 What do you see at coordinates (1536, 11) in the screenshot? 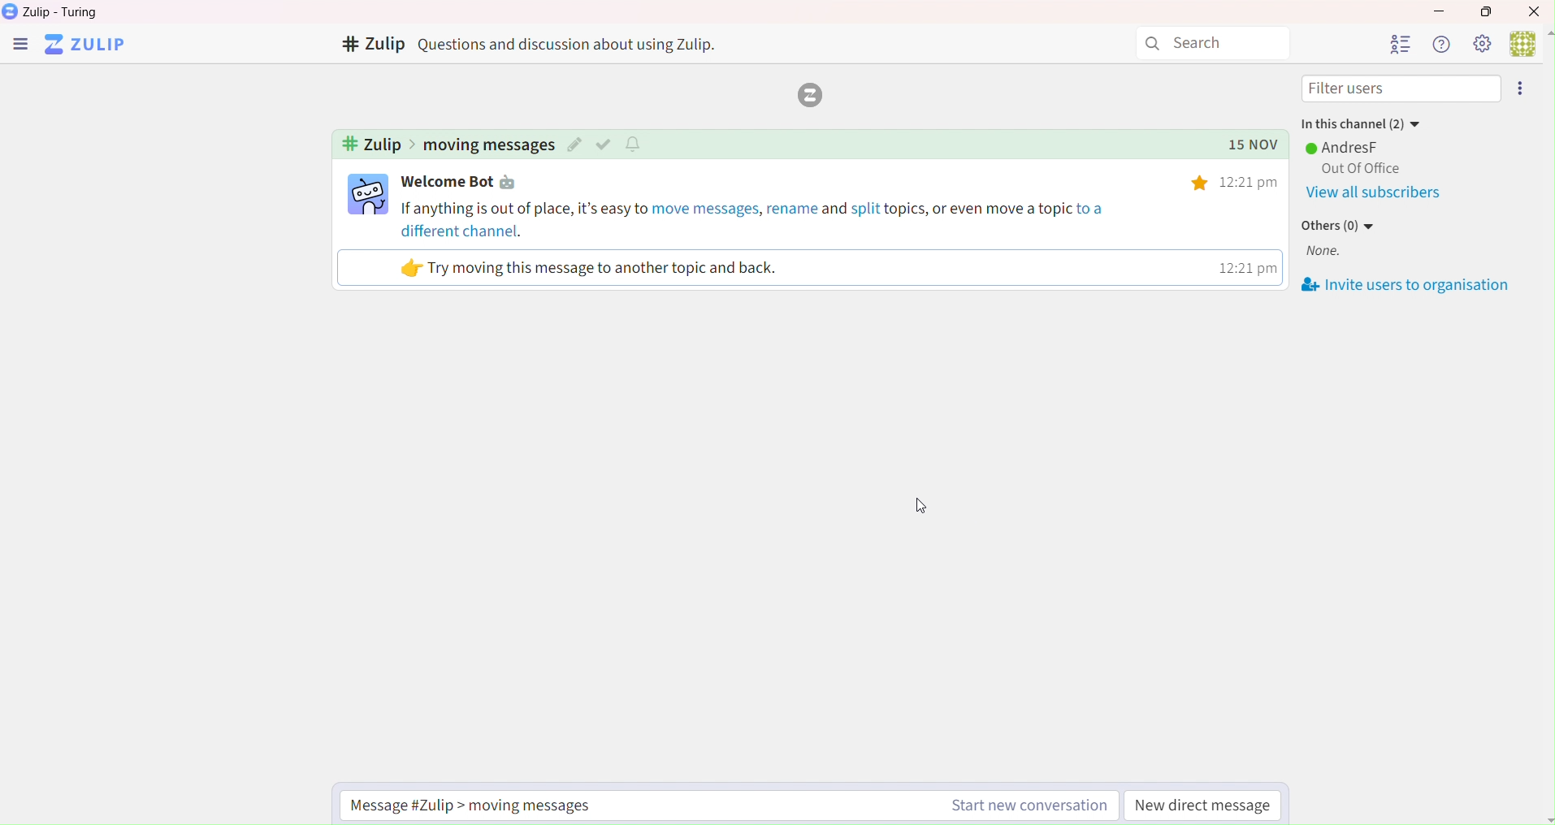
I see `Close` at bounding box center [1536, 11].